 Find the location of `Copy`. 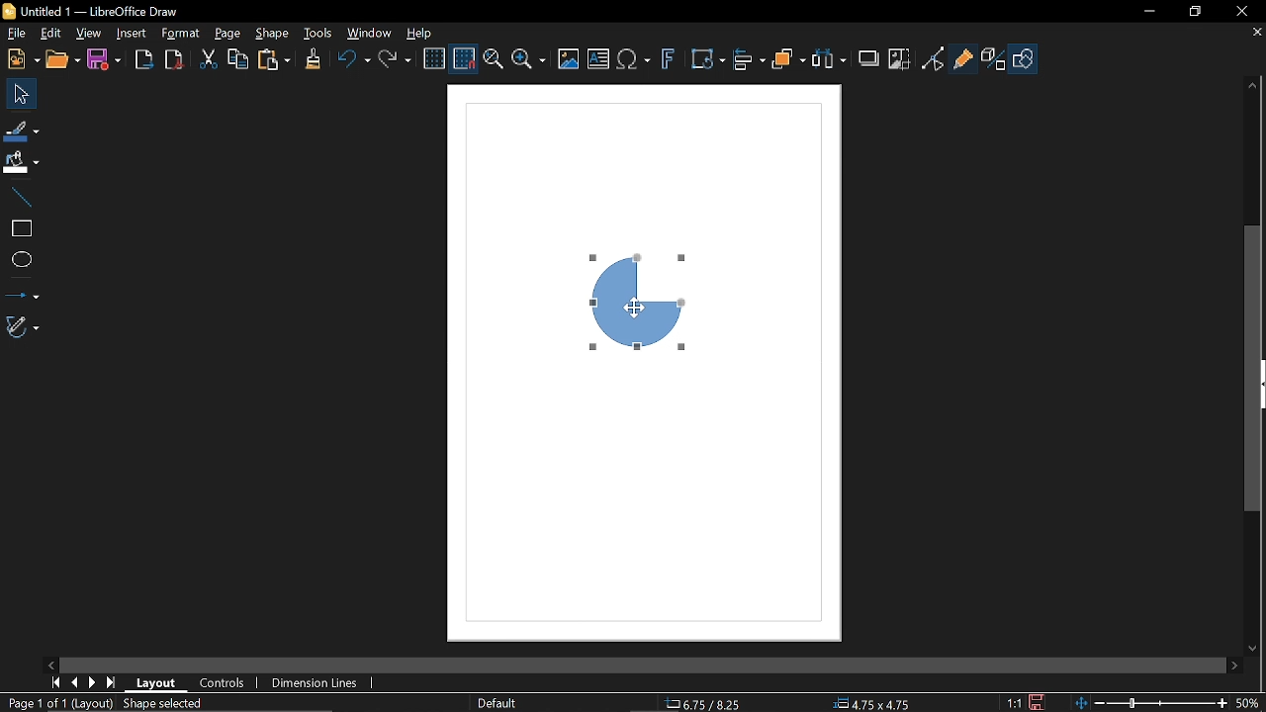

Copy is located at coordinates (238, 58).